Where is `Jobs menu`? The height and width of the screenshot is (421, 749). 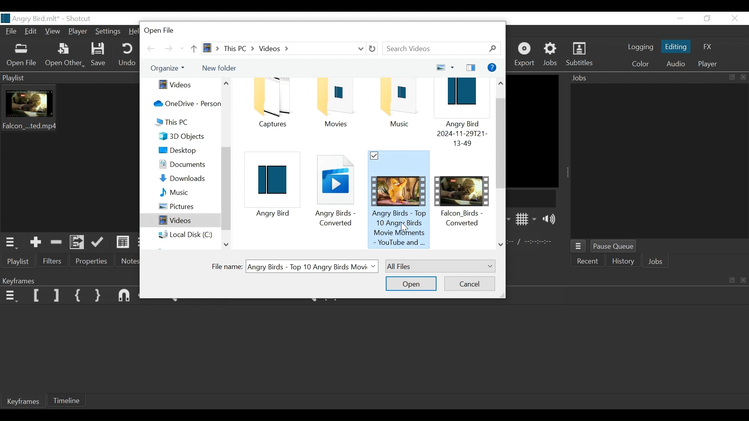 Jobs menu is located at coordinates (579, 246).